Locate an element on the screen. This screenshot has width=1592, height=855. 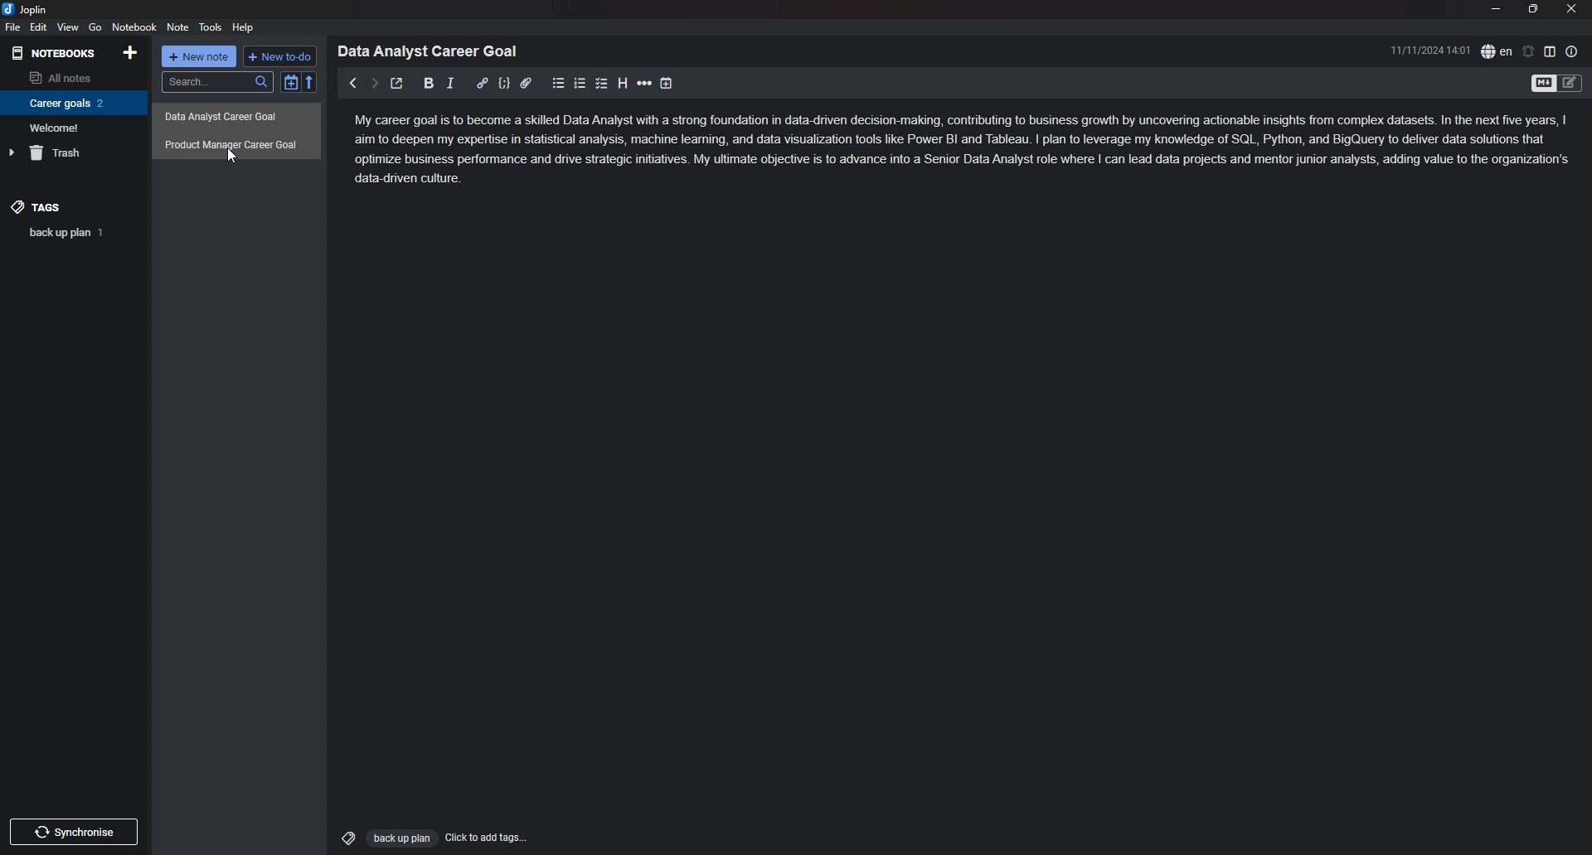
Click to add tags... is located at coordinates (488, 838).